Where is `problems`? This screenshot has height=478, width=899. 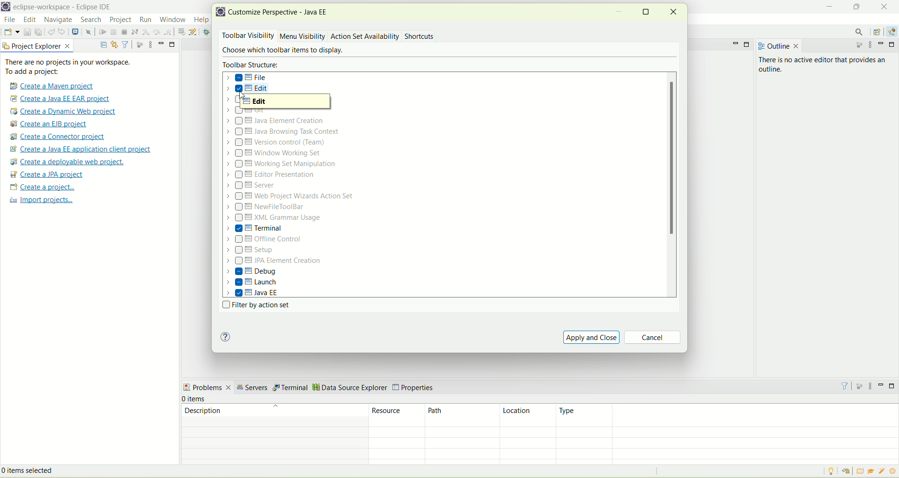
problems is located at coordinates (207, 388).